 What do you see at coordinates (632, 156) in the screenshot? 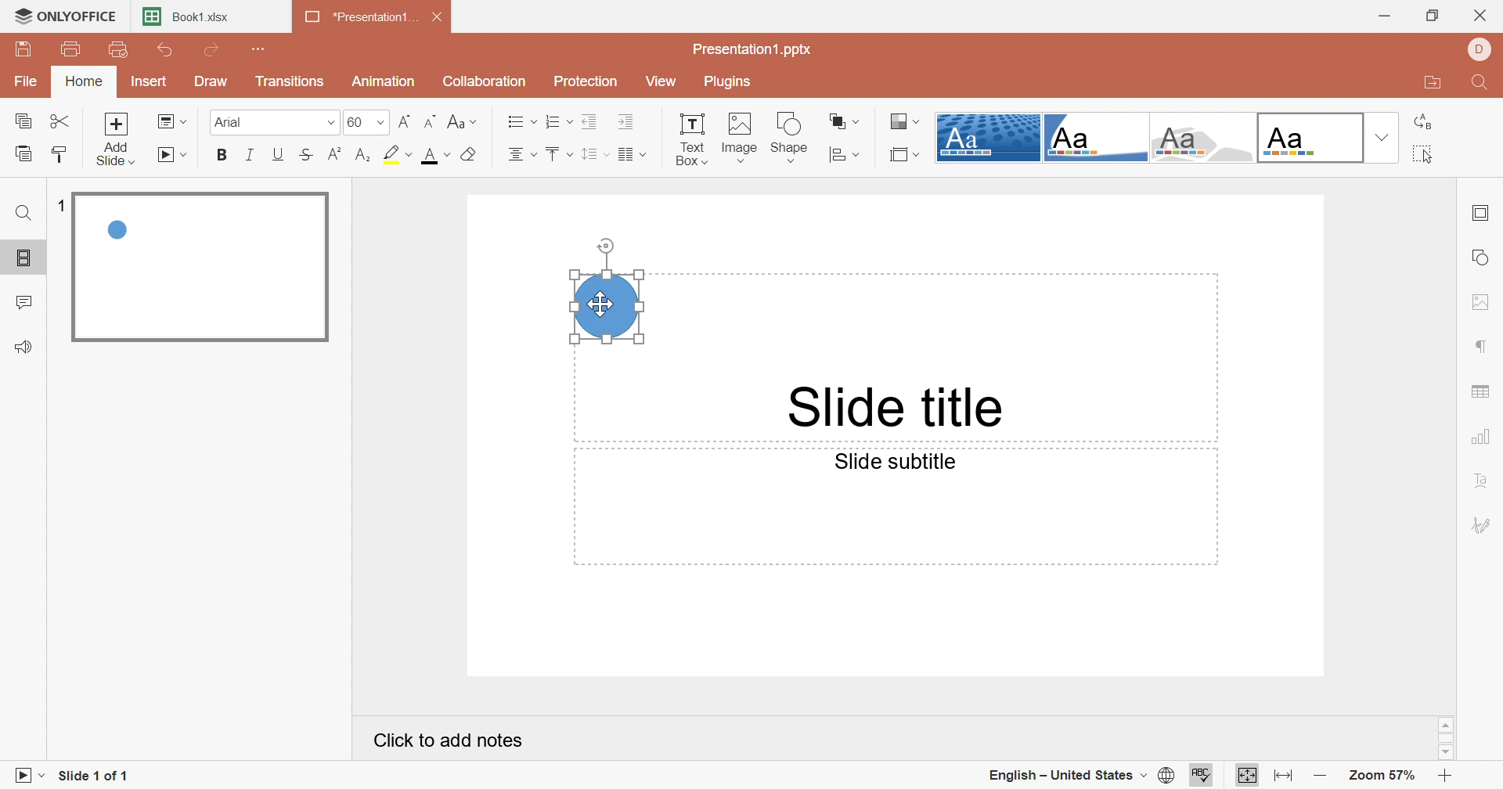
I see `Insert columns` at bounding box center [632, 156].